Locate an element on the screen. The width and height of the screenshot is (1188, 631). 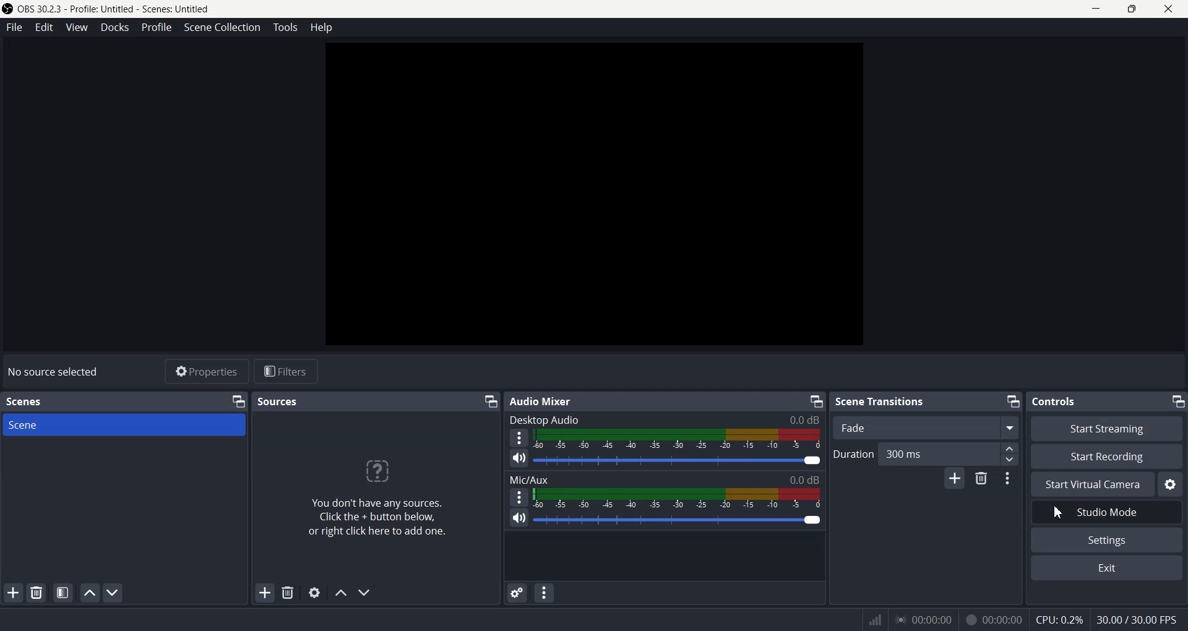
Settings is located at coordinates (1173, 485).